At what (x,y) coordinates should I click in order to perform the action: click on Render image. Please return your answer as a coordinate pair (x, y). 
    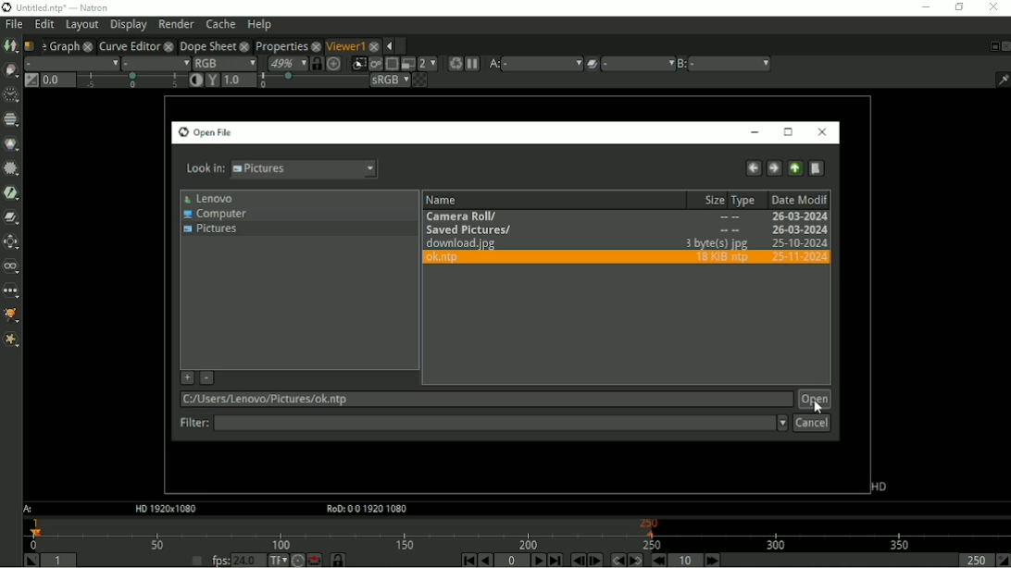
    Looking at the image, I should click on (375, 64).